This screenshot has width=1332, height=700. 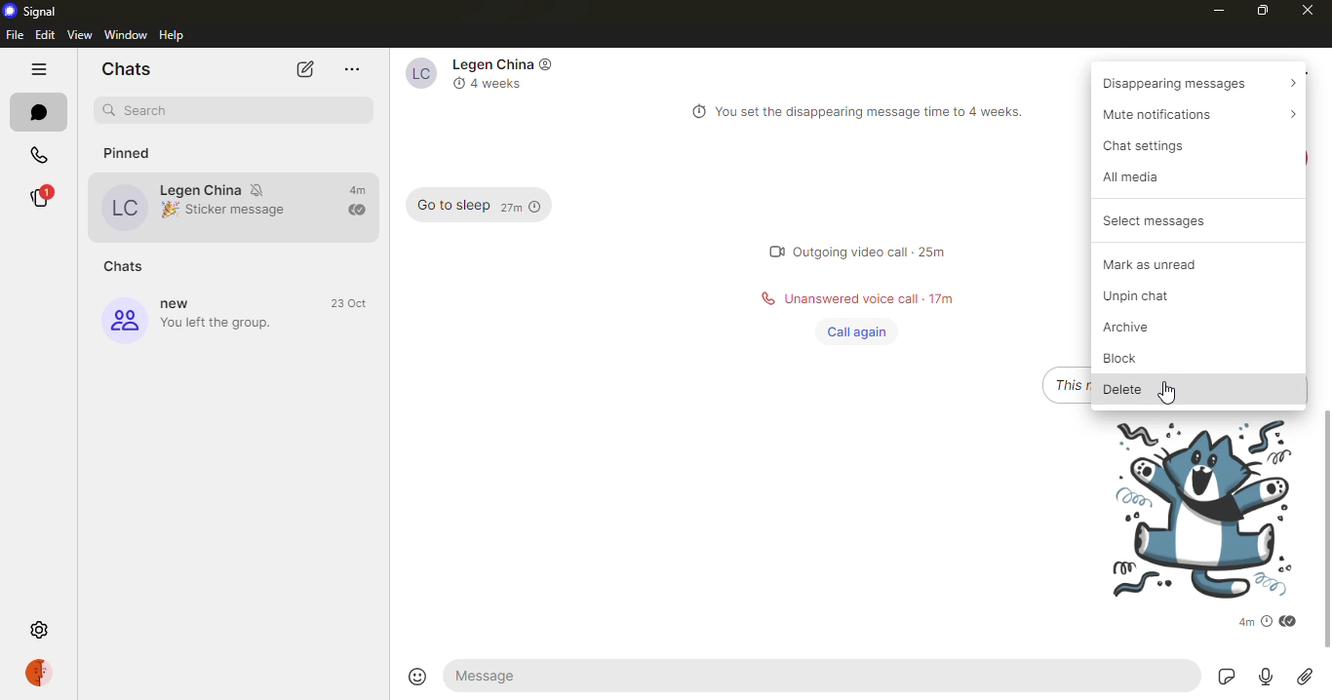 I want to click on profile, so click(x=126, y=206).